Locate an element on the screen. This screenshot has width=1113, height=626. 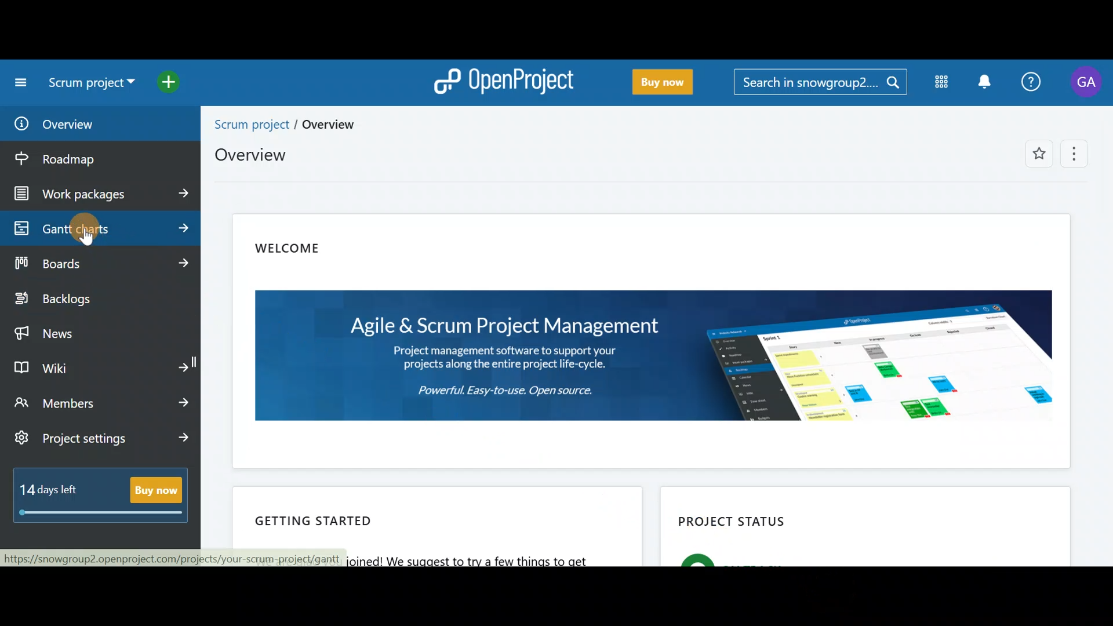
Work packages is located at coordinates (100, 193).